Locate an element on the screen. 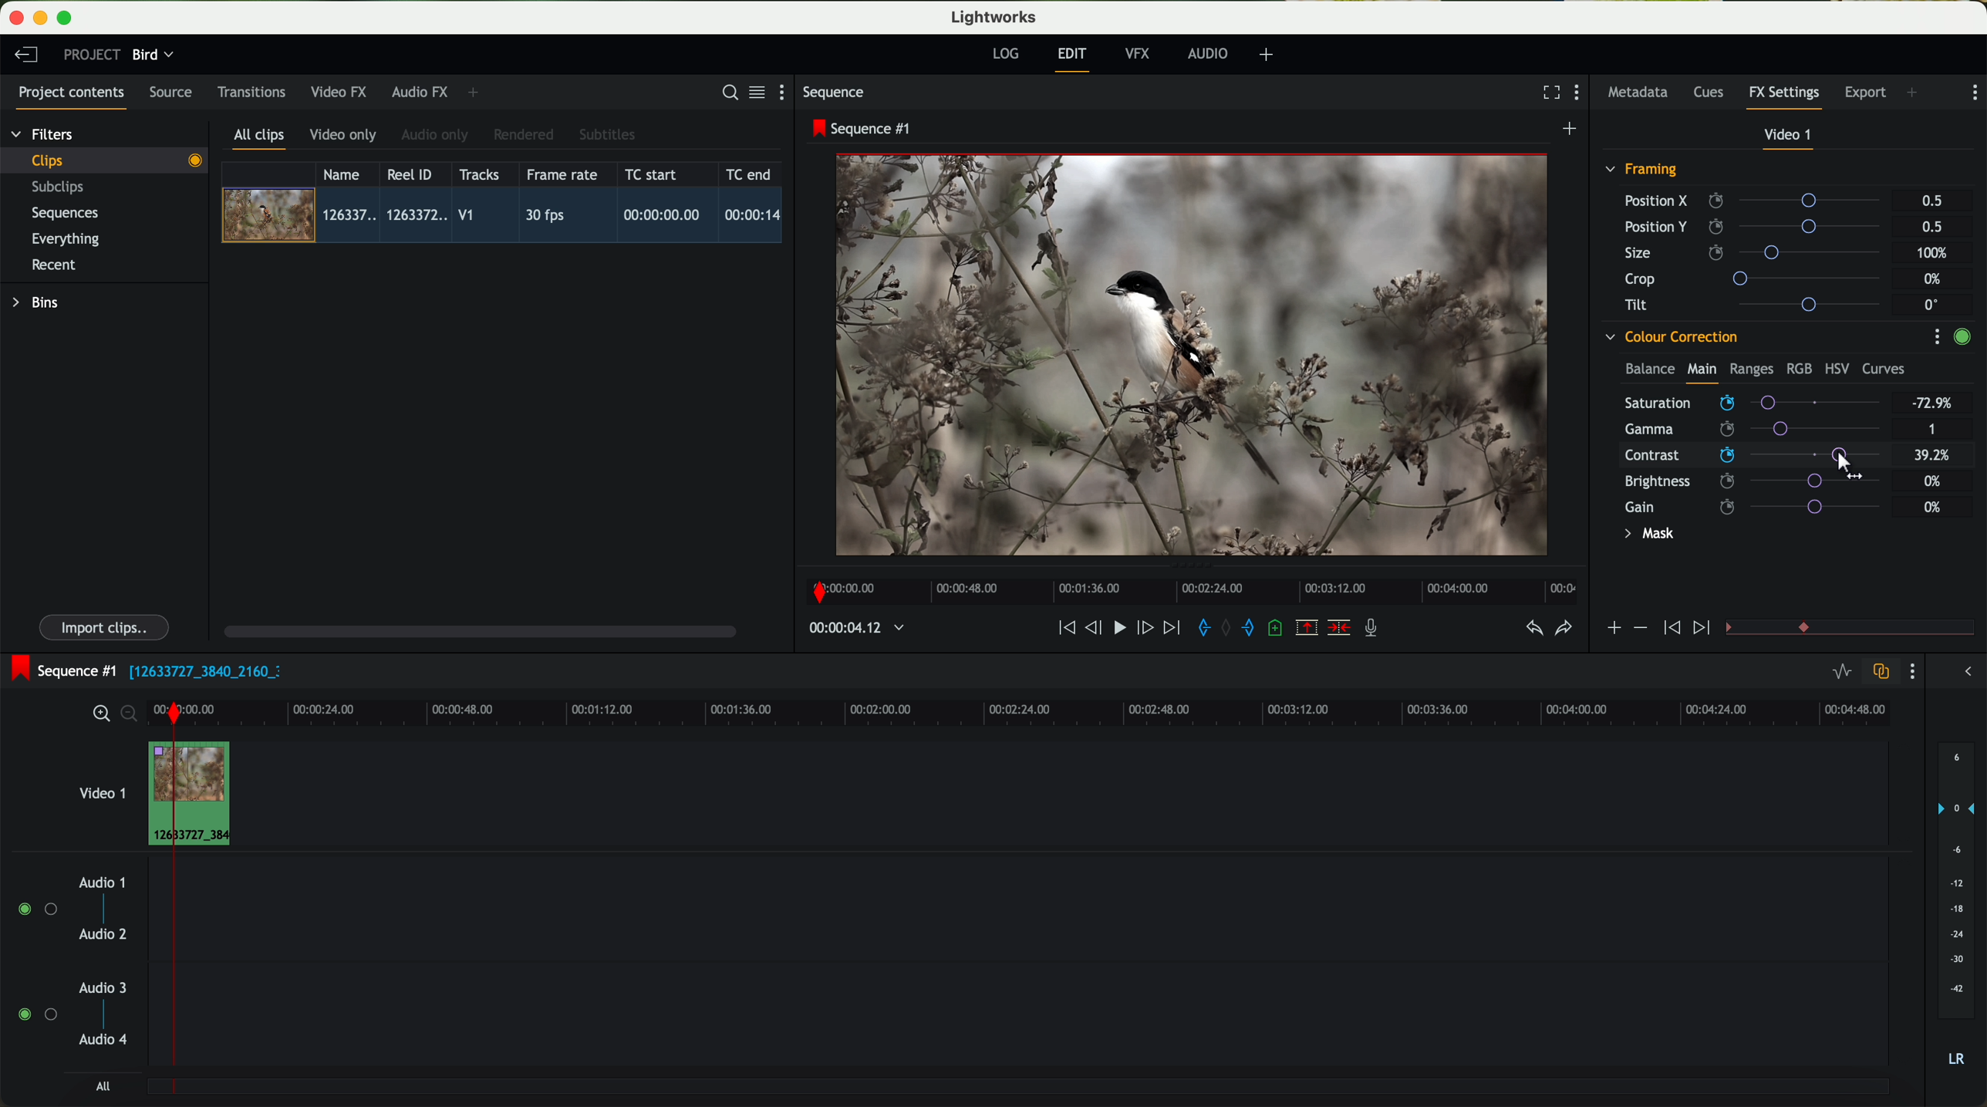  tilt is located at coordinates (1759, 304).